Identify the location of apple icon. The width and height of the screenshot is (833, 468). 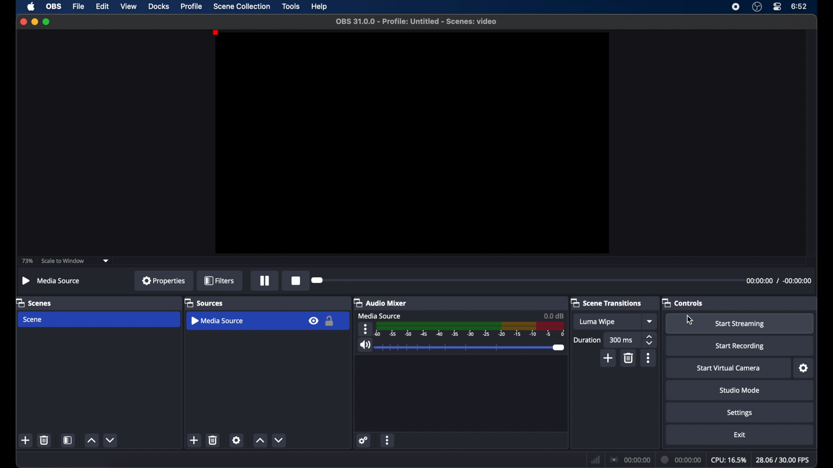
(31, 6).